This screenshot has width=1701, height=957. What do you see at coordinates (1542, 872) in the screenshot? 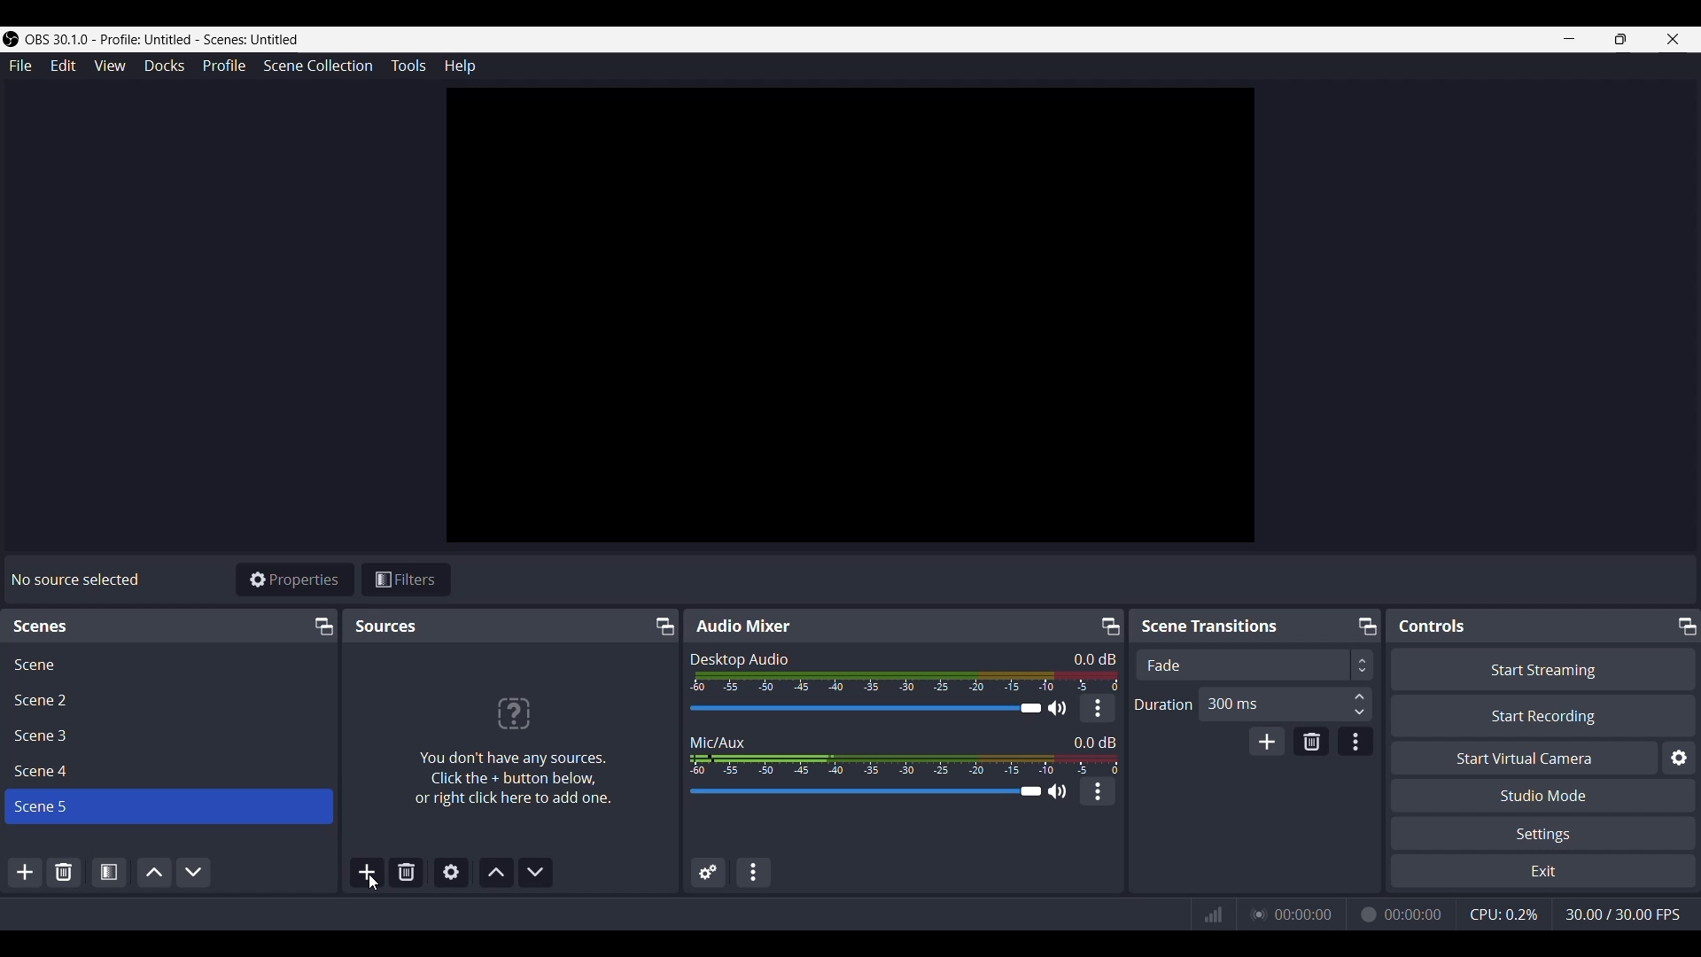
I see `Exit` at bounding box center [1542, 872].